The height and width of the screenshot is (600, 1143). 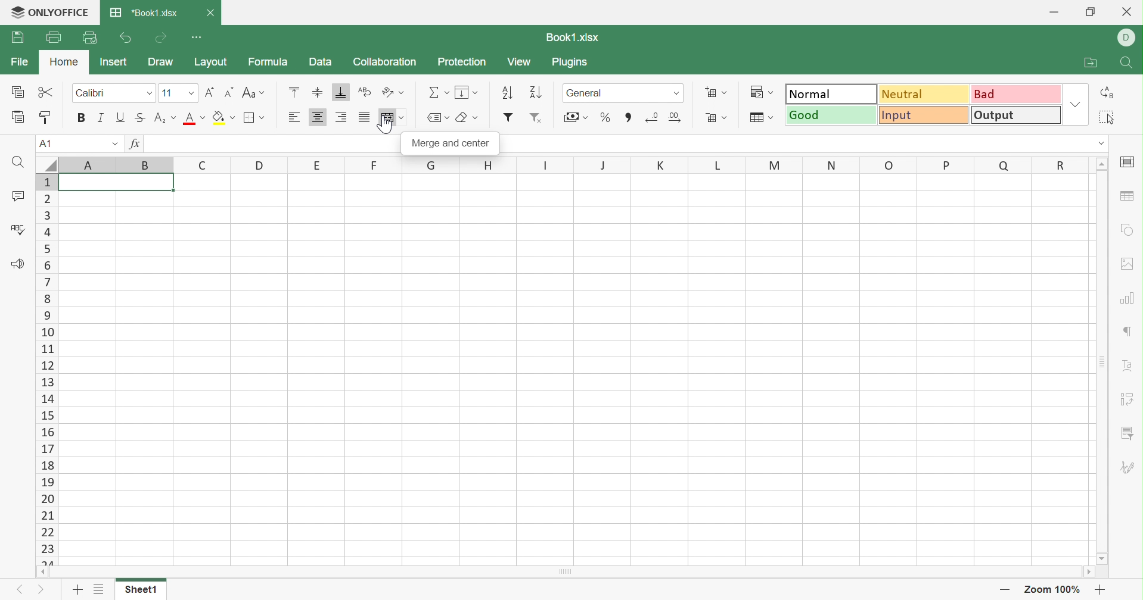 What do you see at coordinates (365, 118) in the screenshot?
I see `Justified` at bounding box center [365, 118].